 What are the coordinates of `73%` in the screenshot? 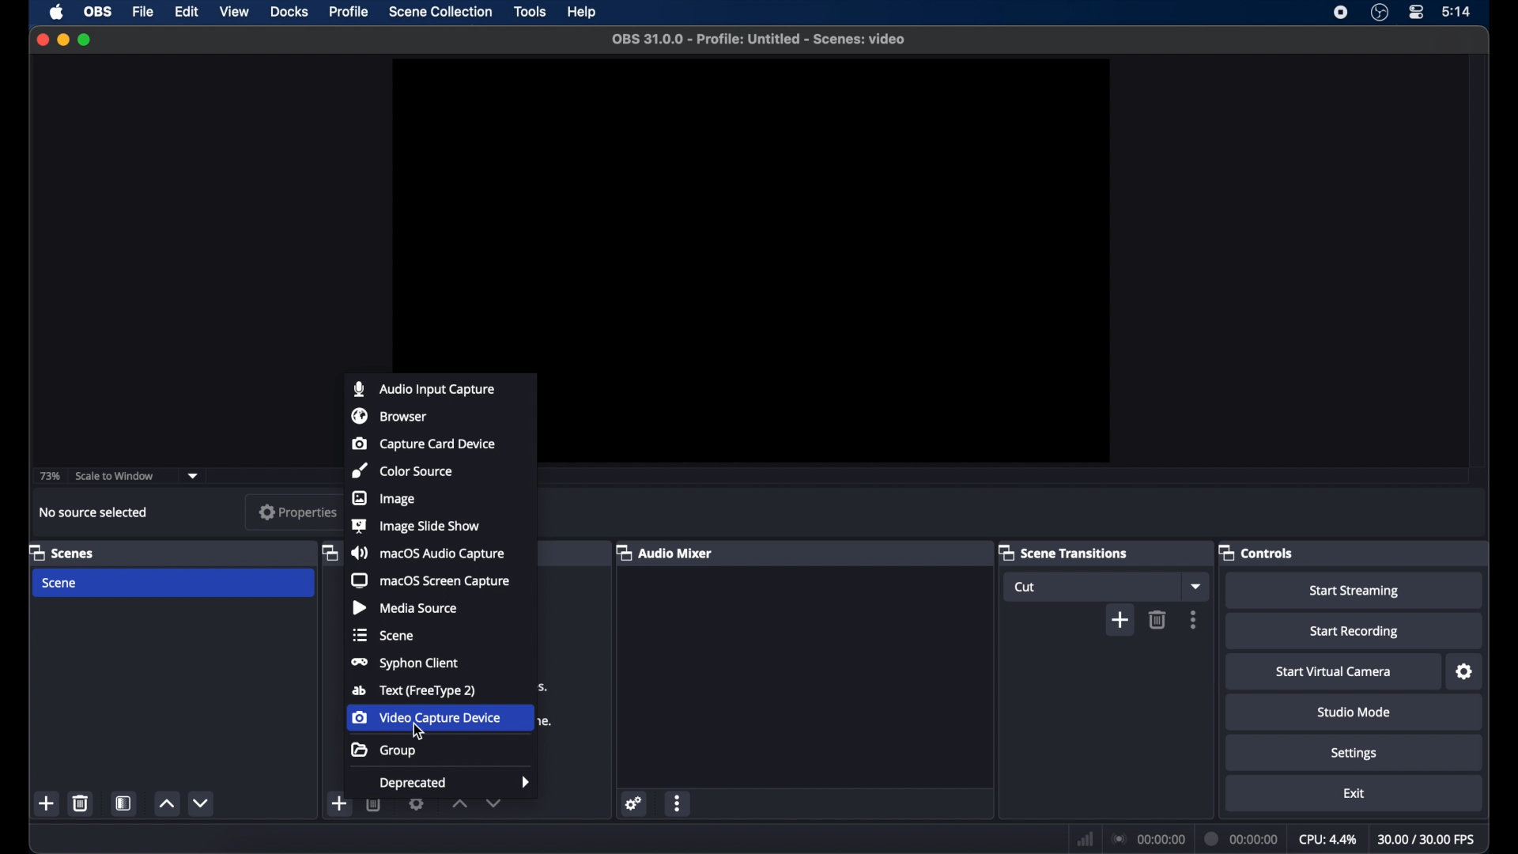 It's located at (48, 477).